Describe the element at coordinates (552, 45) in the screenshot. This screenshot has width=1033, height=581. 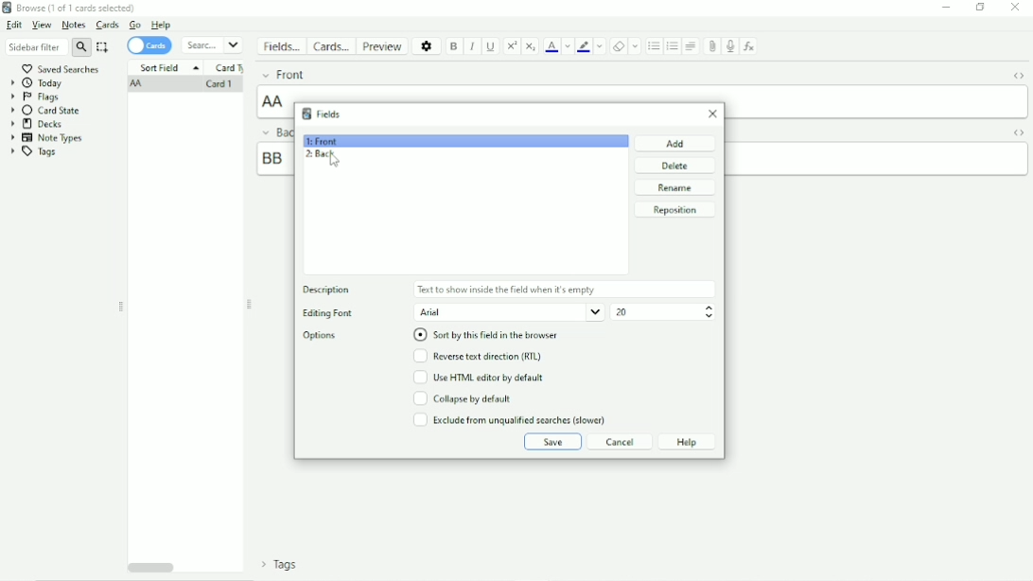
I see `Text color` at that location.